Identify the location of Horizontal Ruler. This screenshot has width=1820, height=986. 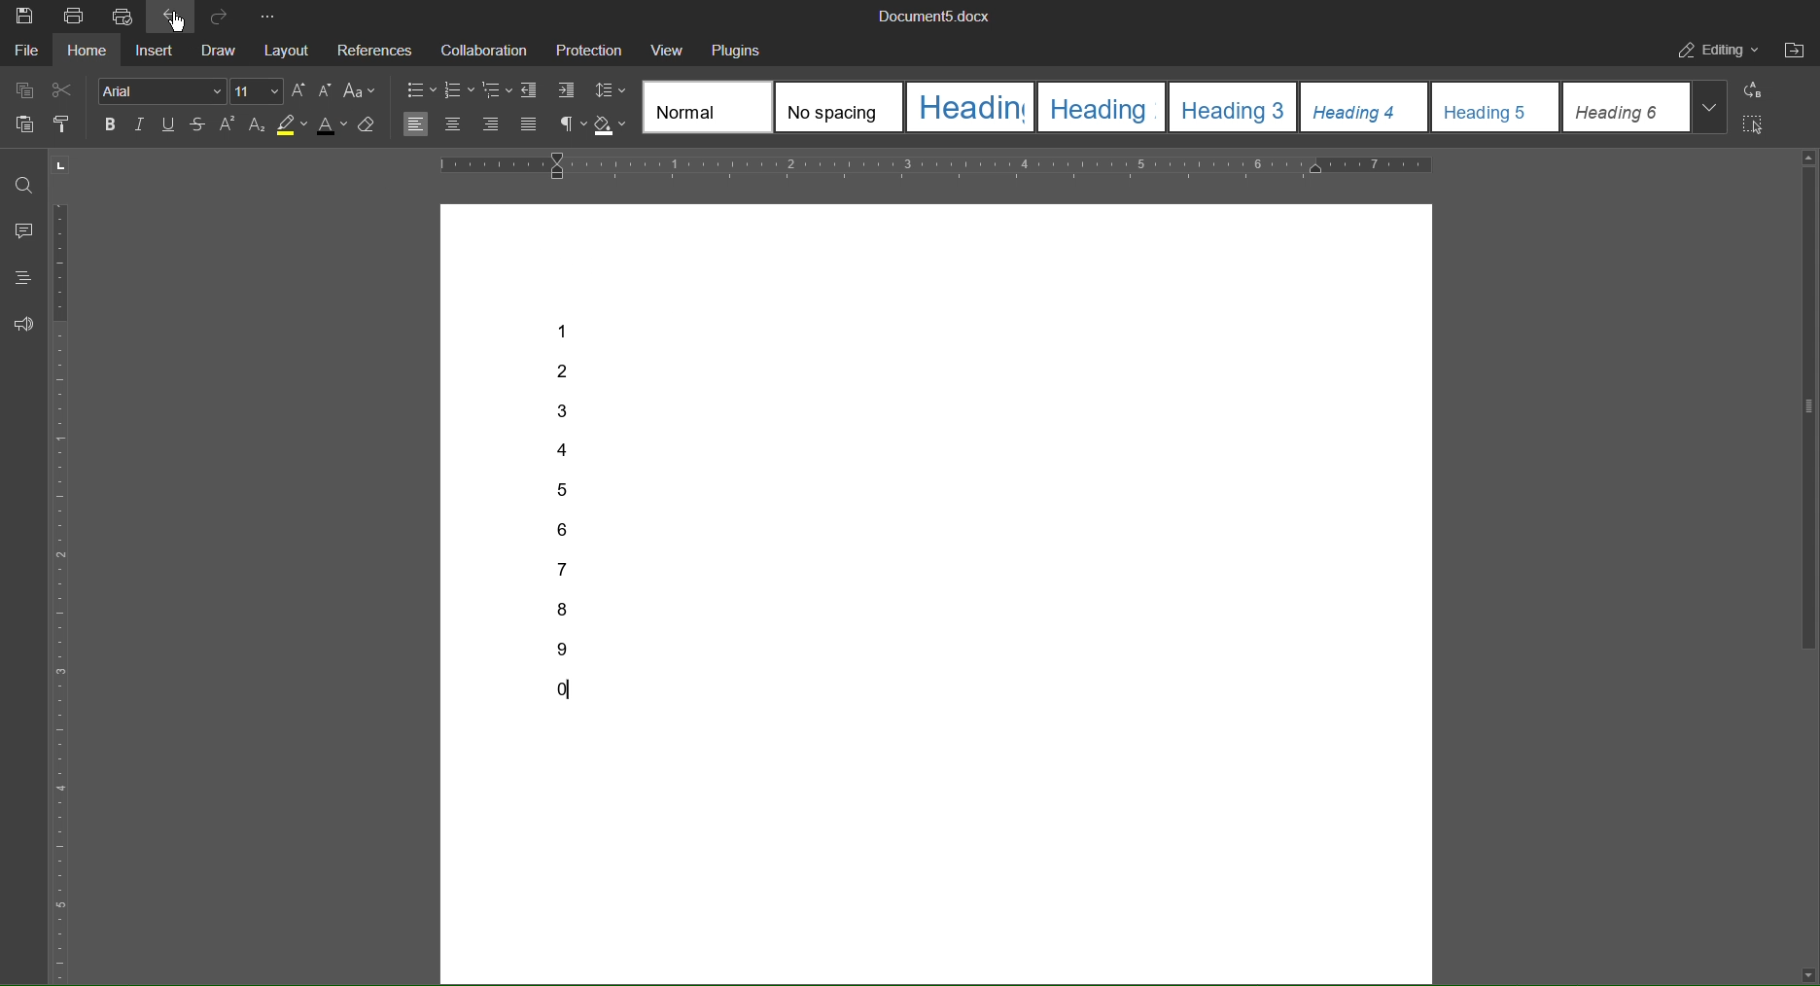
(940, 164).